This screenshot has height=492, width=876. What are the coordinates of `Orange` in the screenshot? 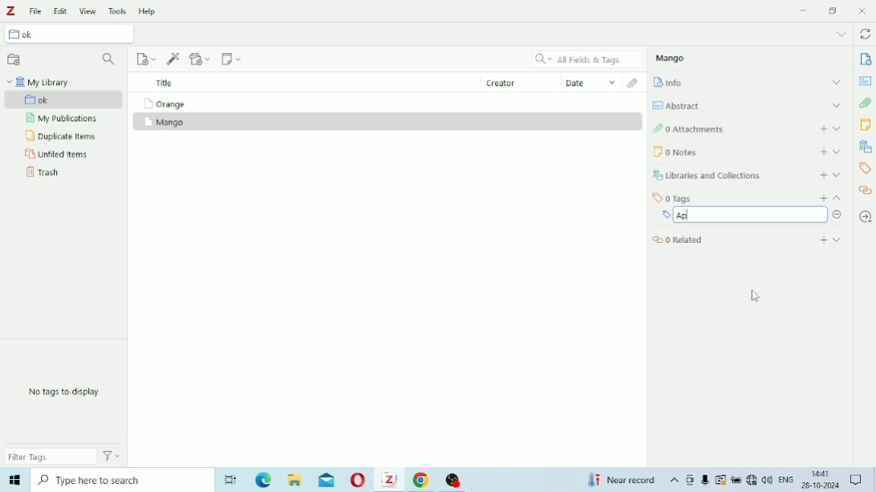 It's located at (163, 103).